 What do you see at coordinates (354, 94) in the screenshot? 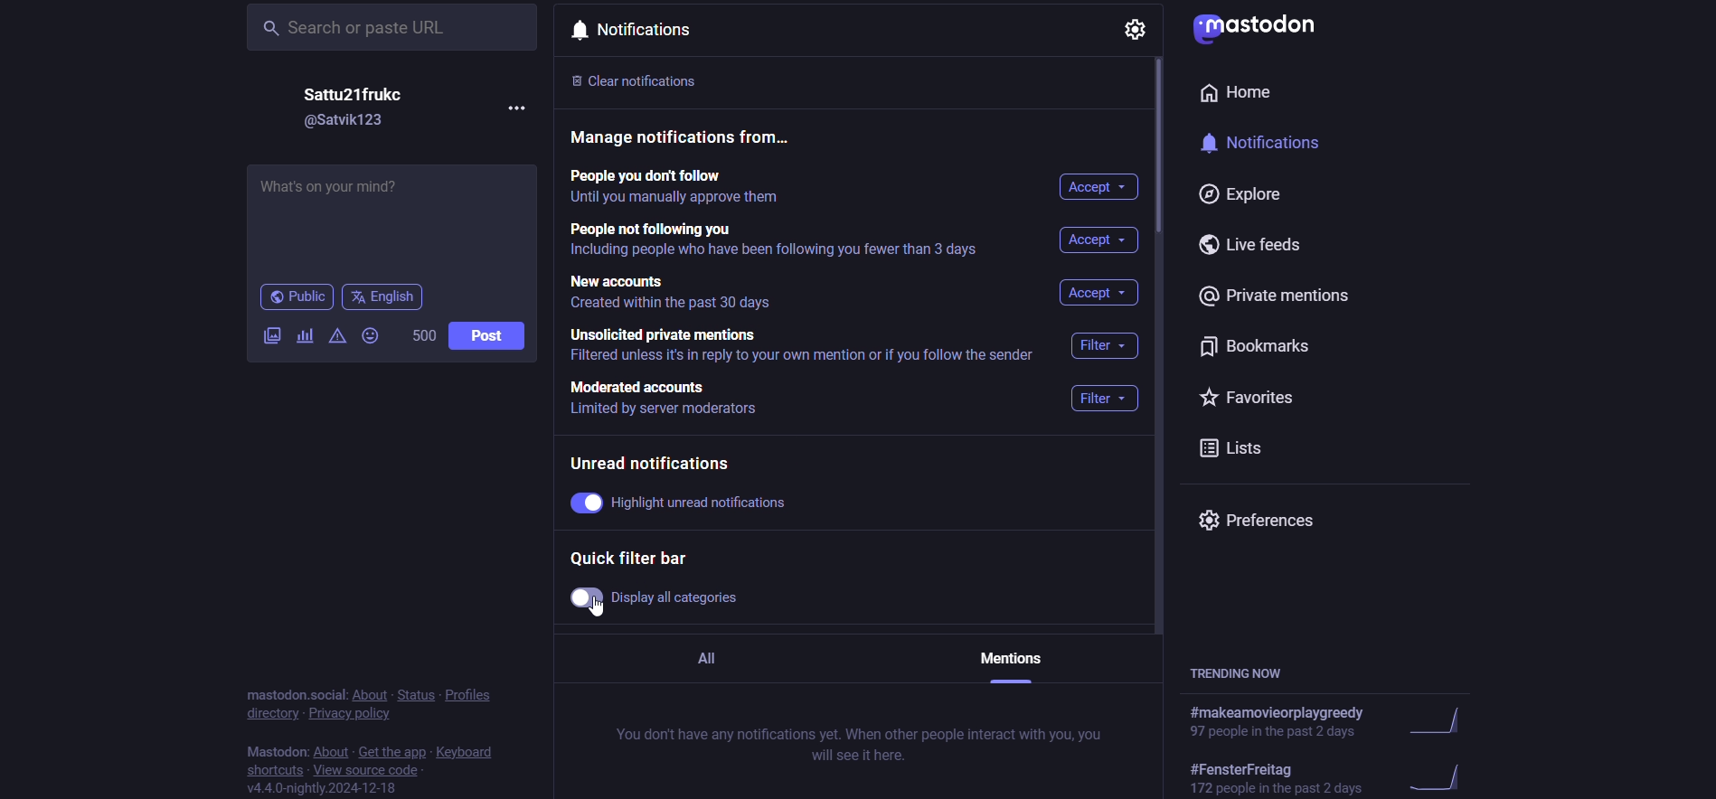
I see `Satty21frukc` at bounding box center [354, 94].